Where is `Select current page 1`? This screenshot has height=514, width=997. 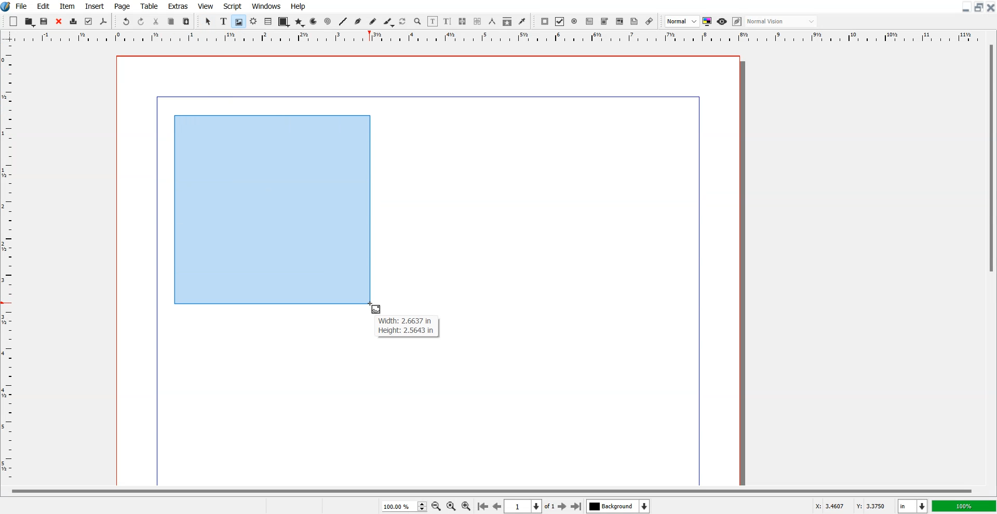
Select current page 1 is located at coordinates (531, 506).